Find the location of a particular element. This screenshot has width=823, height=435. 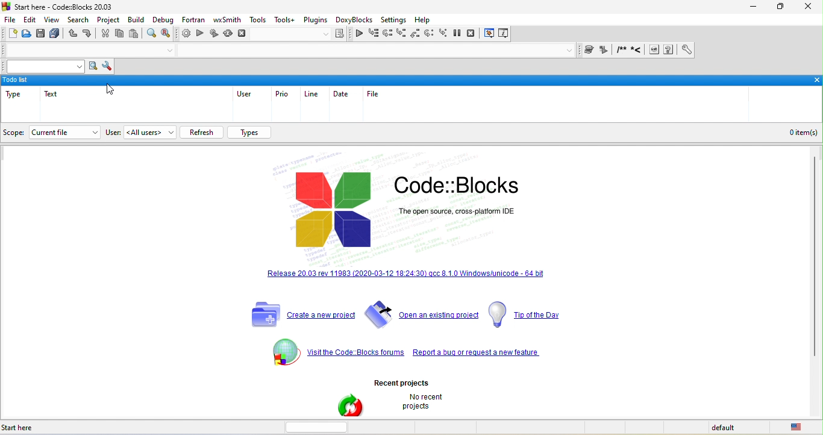

undo is located at coordinates (72, 35).